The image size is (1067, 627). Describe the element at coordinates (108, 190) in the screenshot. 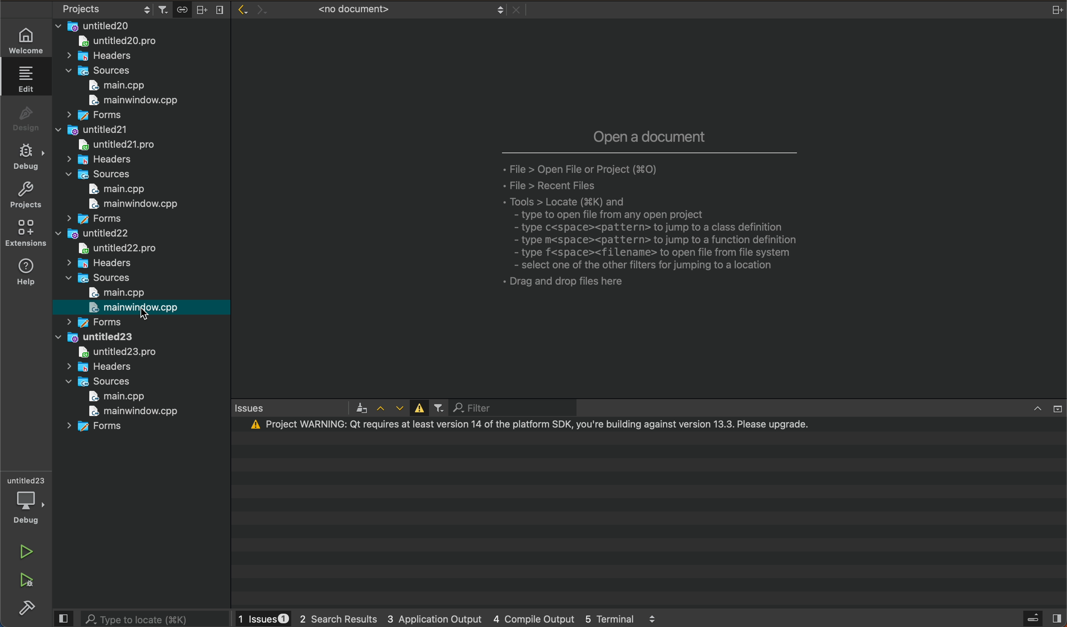

I see `main.cpp` at that location.